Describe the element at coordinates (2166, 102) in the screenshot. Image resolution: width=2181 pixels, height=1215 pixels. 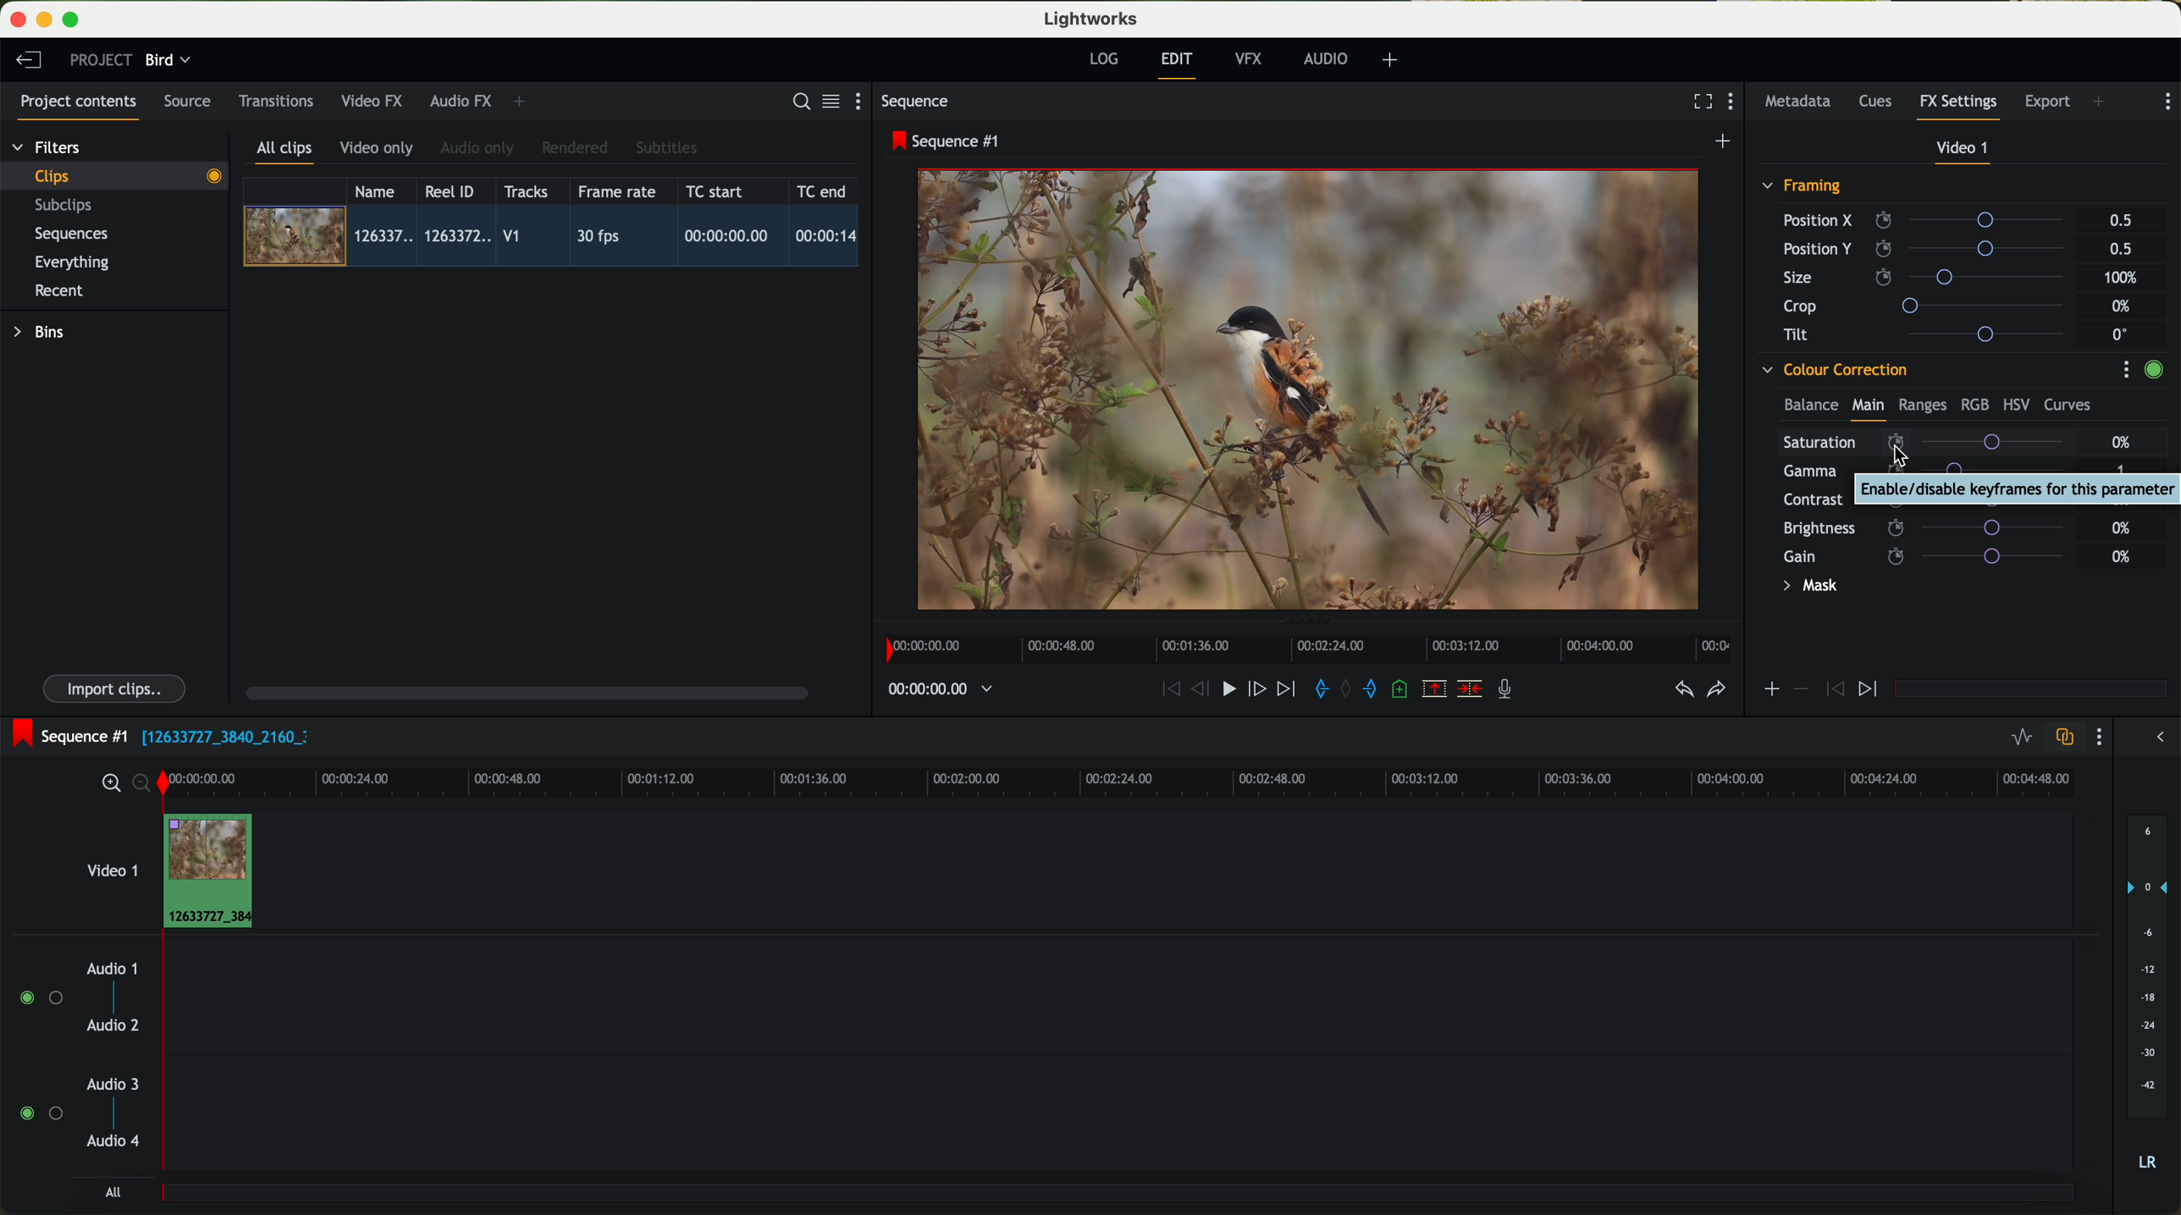
I see `show settings menu` at that location.